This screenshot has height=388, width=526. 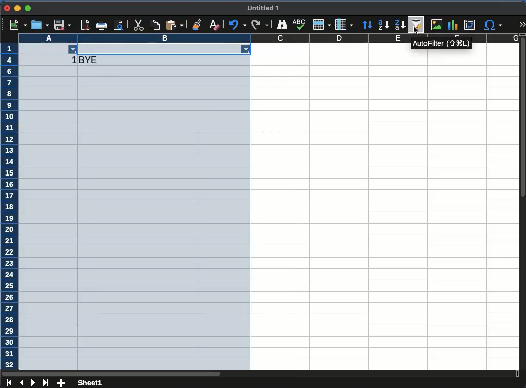 What do you see at coordinates (264, 8) in the screenshot?
I see `untitled 1` at bounding box center [264, 8].